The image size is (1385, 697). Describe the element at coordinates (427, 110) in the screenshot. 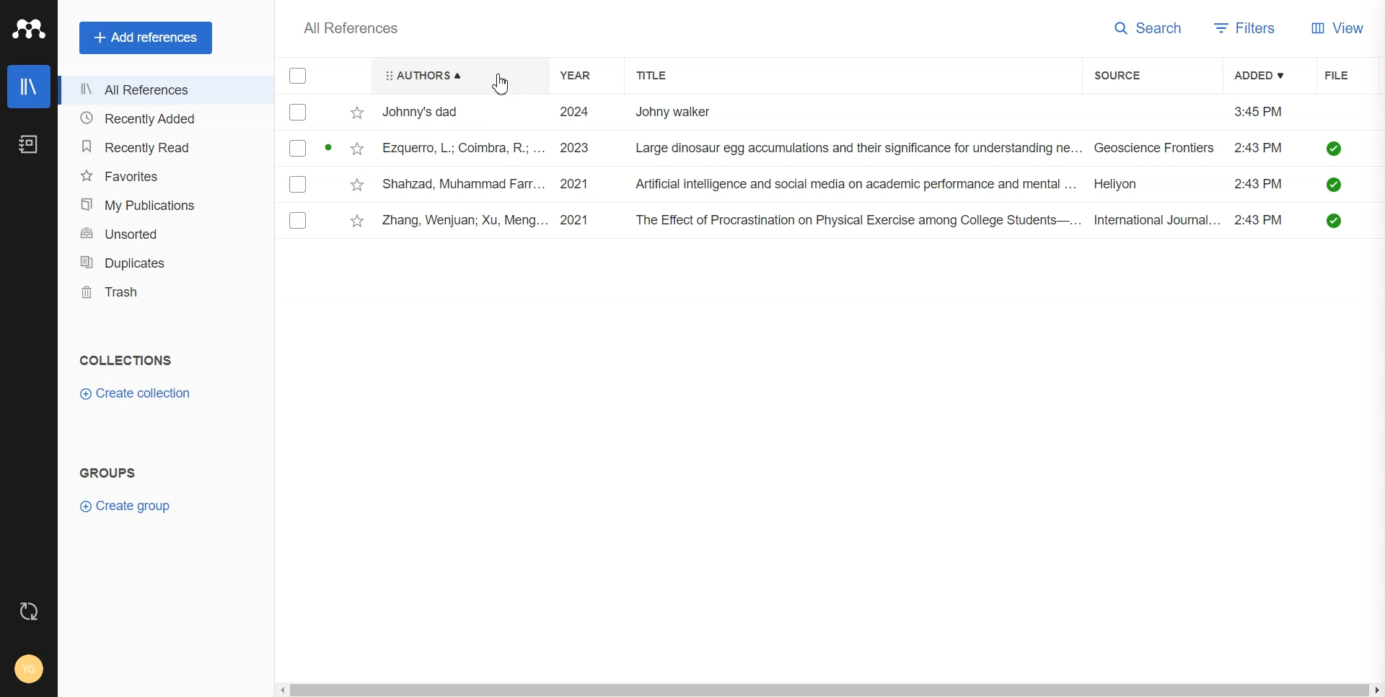

I see `Johnny's Dad` at that location.